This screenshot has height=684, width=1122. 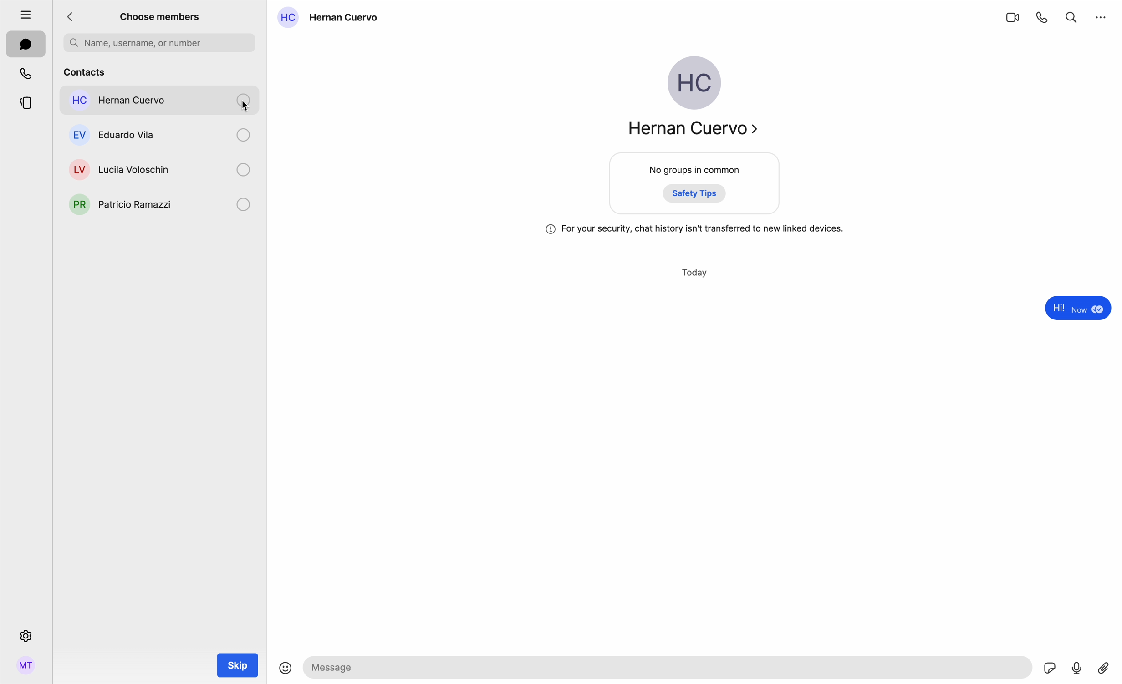 I want to click on profile, so click(x=26, y=669).